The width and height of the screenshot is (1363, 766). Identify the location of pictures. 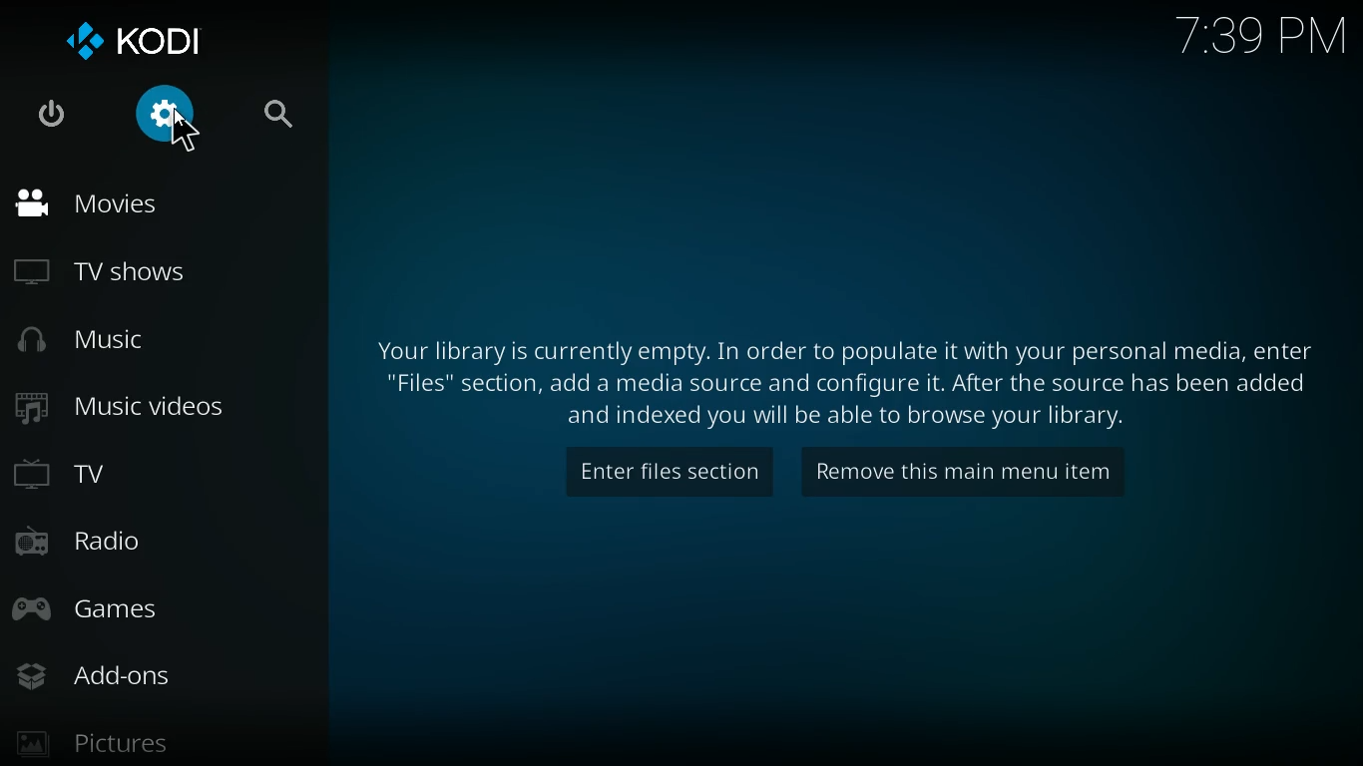
(115, 738).